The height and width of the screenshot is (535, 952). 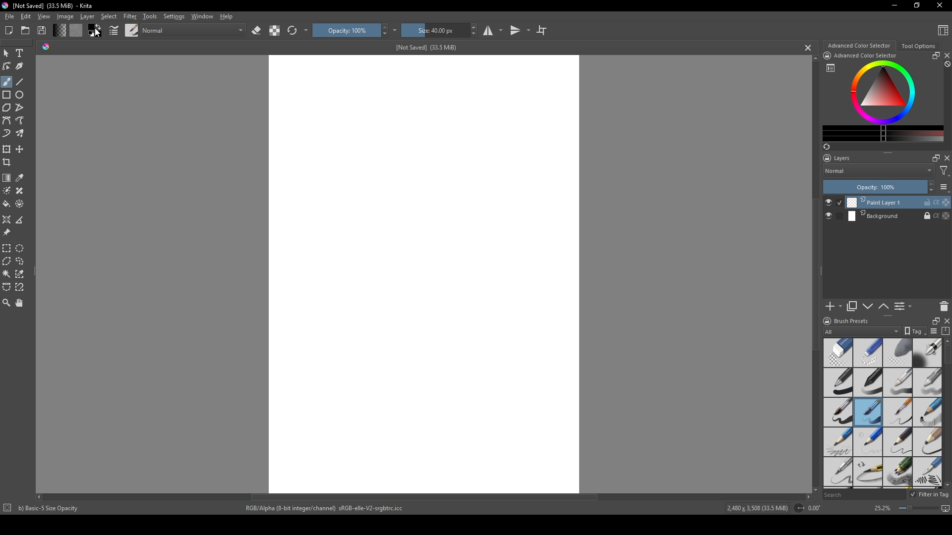 I want to click on edit shapes, so click(x=7, y=66).